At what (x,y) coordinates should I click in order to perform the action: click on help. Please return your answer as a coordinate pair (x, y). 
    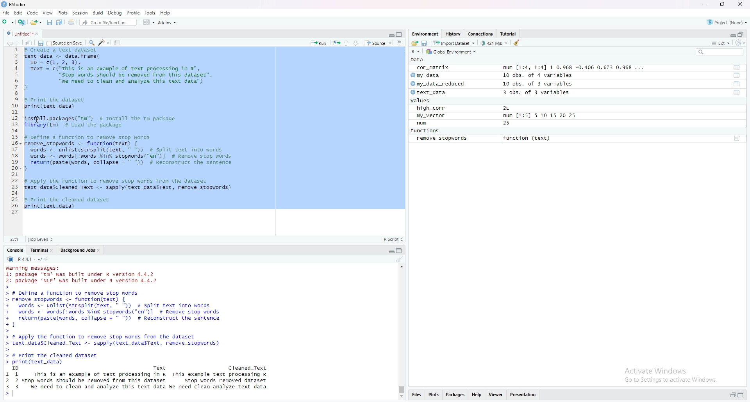
    Looking at the image, I should click on (166, 13).